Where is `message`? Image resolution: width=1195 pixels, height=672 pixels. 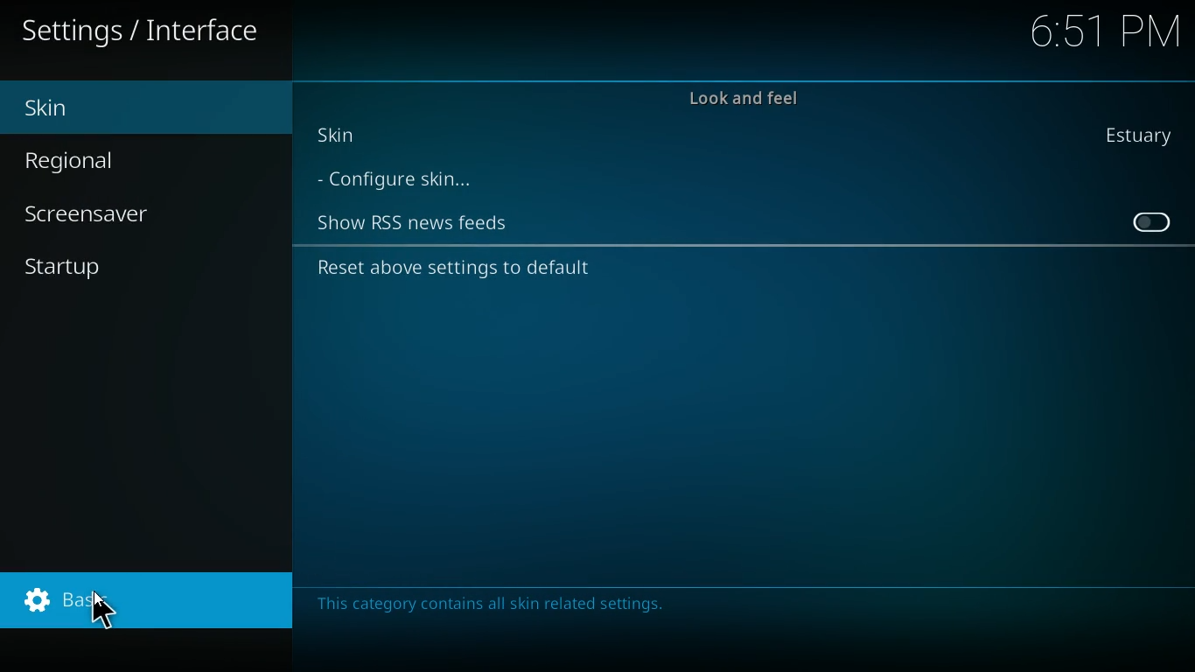
message is located at coordinates (500, 604).